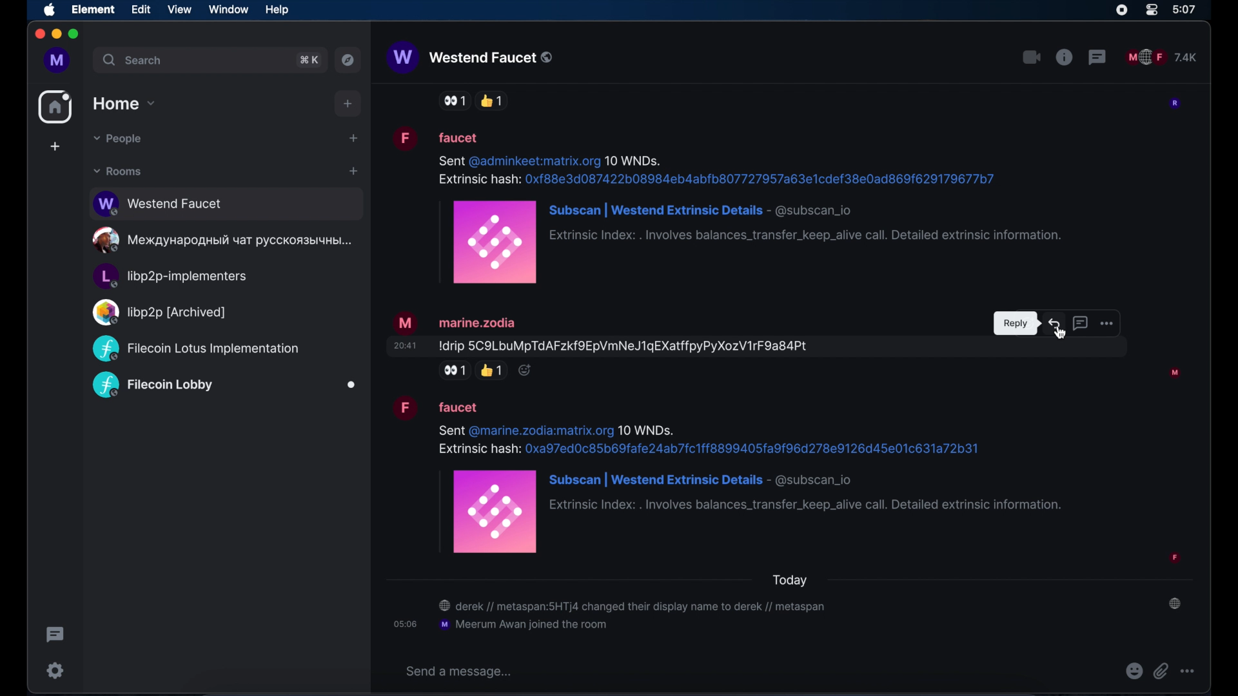  I want to click on public room, so click(195, 349).